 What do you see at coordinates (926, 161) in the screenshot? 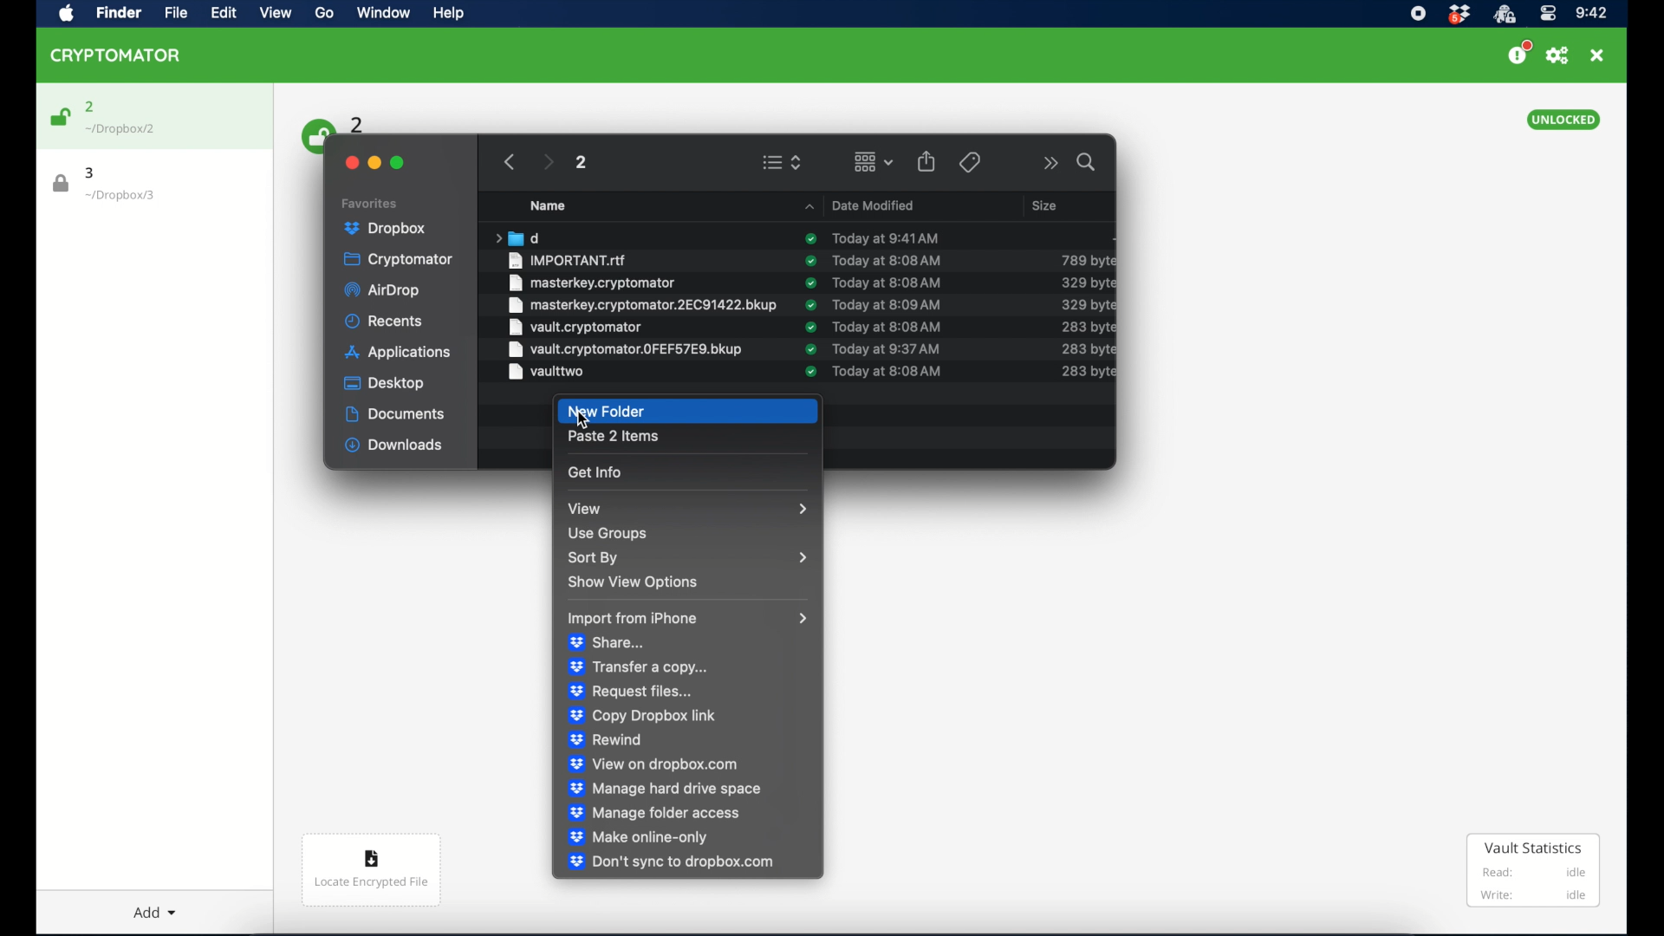
I see `share` at bounding box center [926, 161].